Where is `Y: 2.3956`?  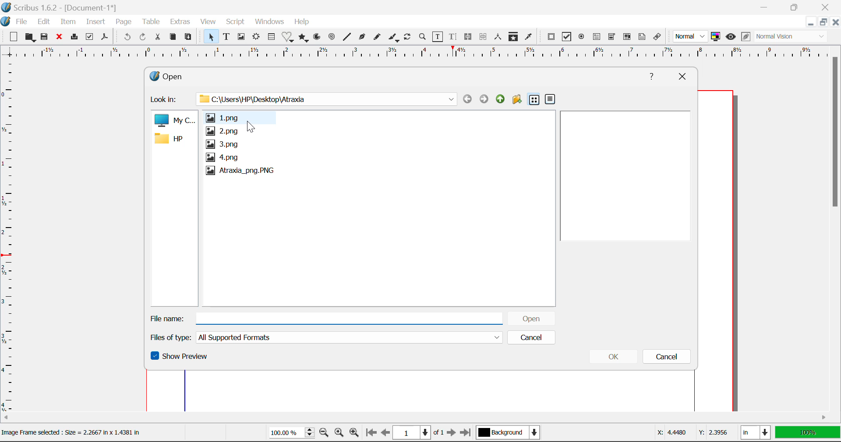 Y: 2.3956 is located at coordinates (713, 432).